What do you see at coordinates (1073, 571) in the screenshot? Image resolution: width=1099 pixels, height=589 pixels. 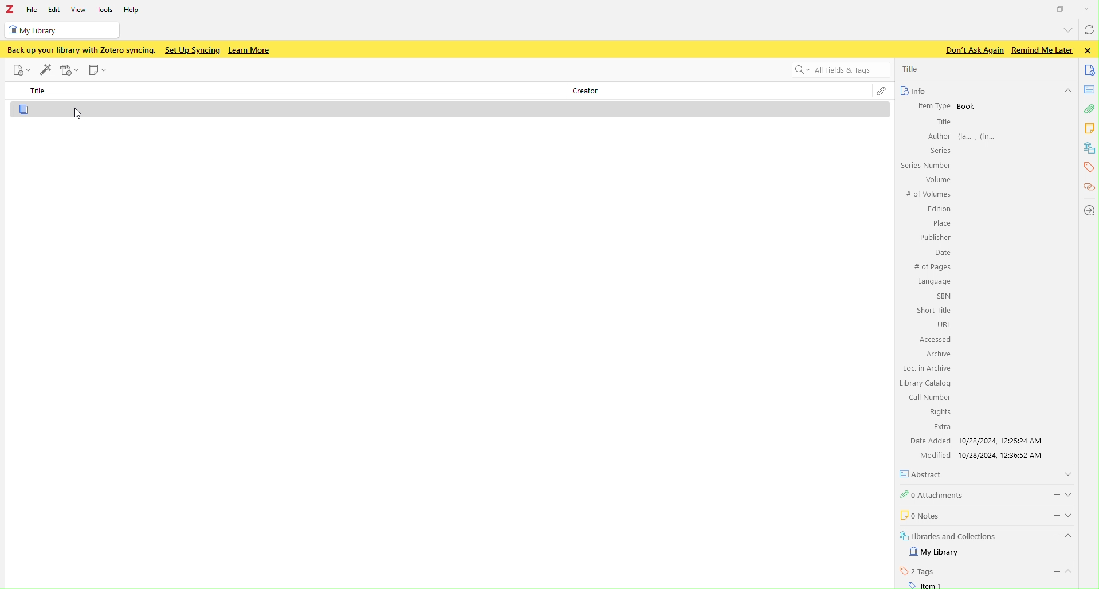 I see `show` at bounding box center [1073, 571].